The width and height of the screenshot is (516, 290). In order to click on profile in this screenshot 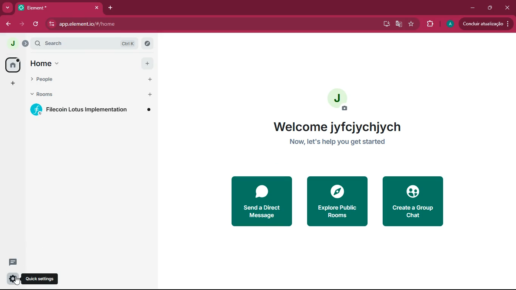, I will do `click(449, 24)`.